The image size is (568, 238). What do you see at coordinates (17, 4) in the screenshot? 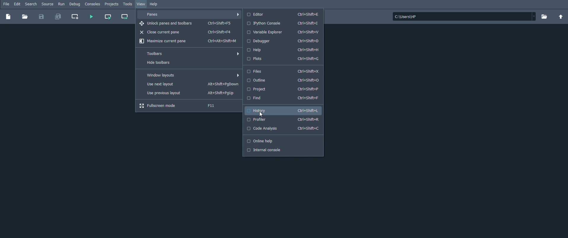
I see `Edit` at bounding box center [17, 4].